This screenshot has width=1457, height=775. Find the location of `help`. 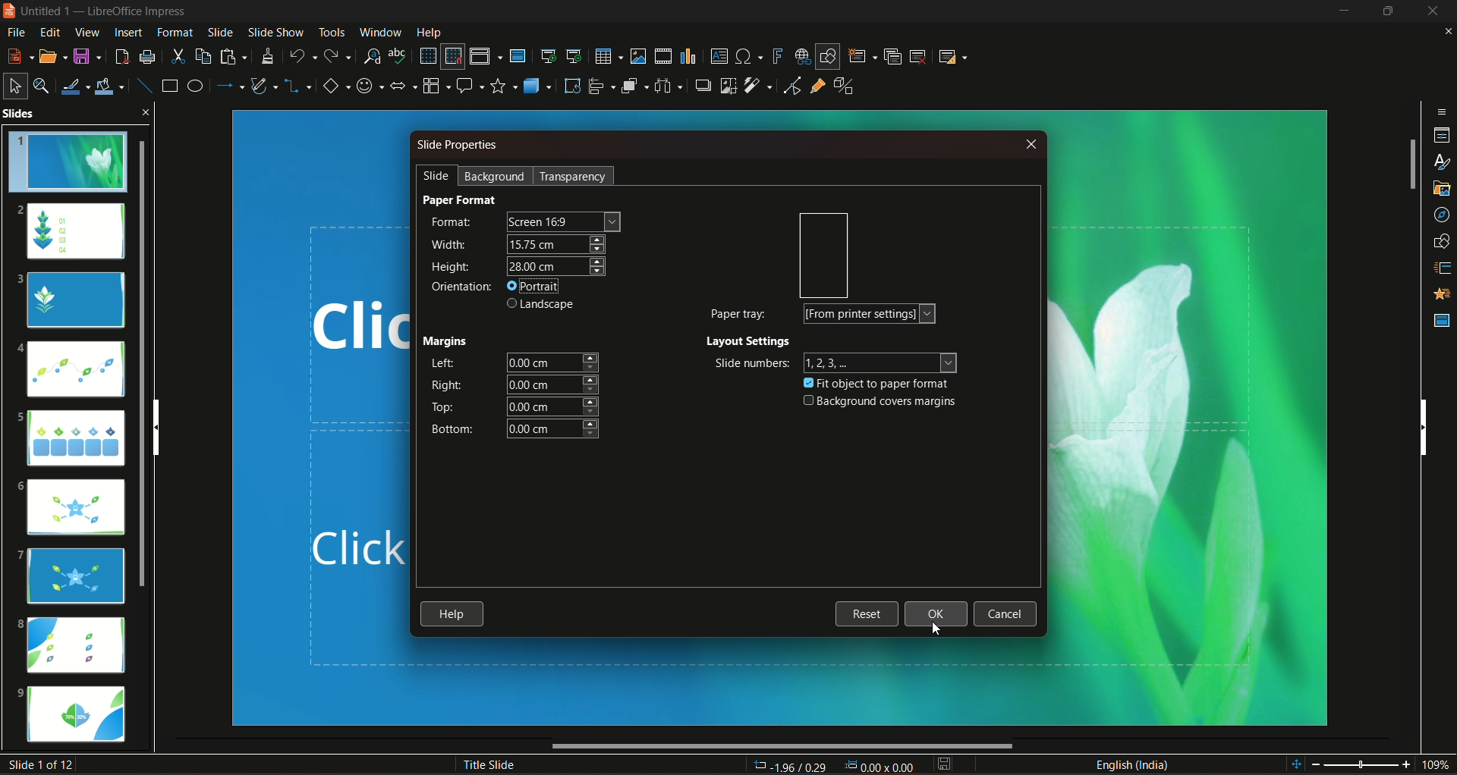

help is located at coordinates (453, 615).